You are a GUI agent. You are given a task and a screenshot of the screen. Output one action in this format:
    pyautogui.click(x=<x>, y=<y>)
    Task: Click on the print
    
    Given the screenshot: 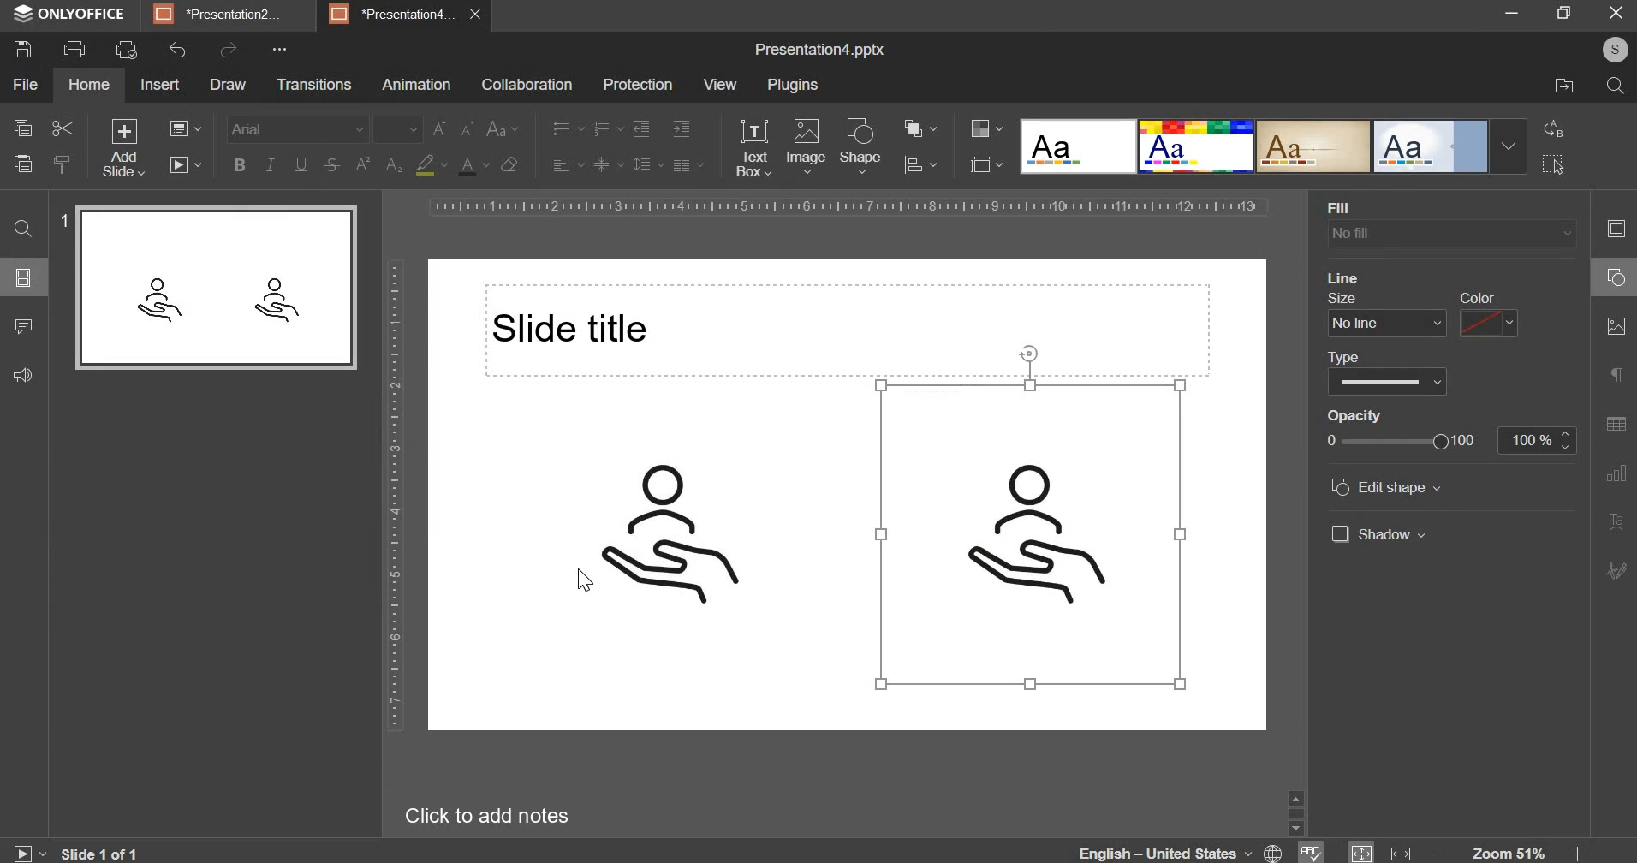 What is the action you would take?
    pyautogui.click(x=73, y=50)
    